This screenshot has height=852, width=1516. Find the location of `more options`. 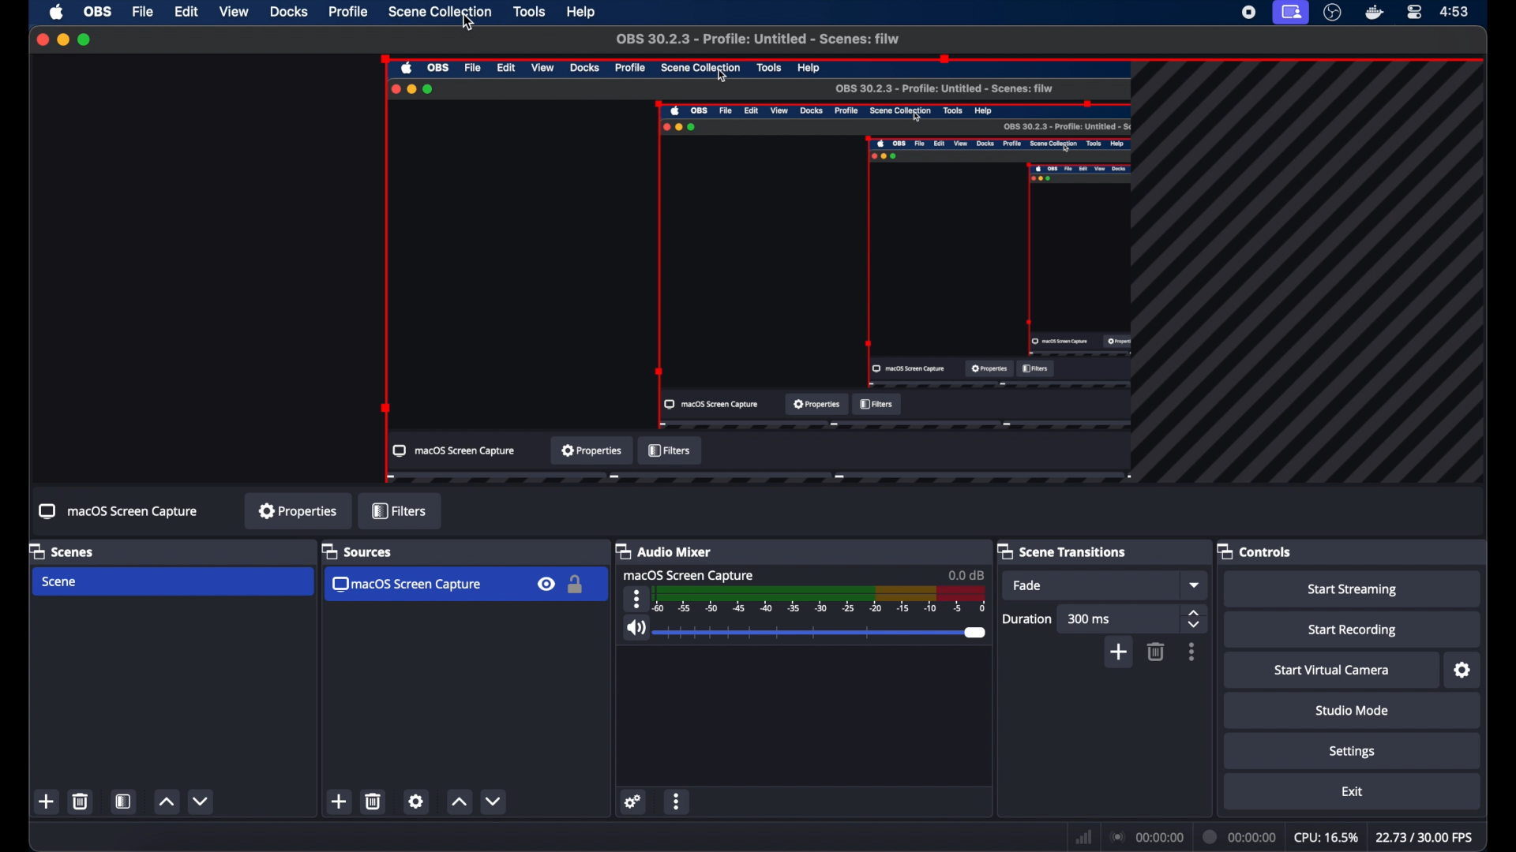

more options is located at coordinates (677, 804).